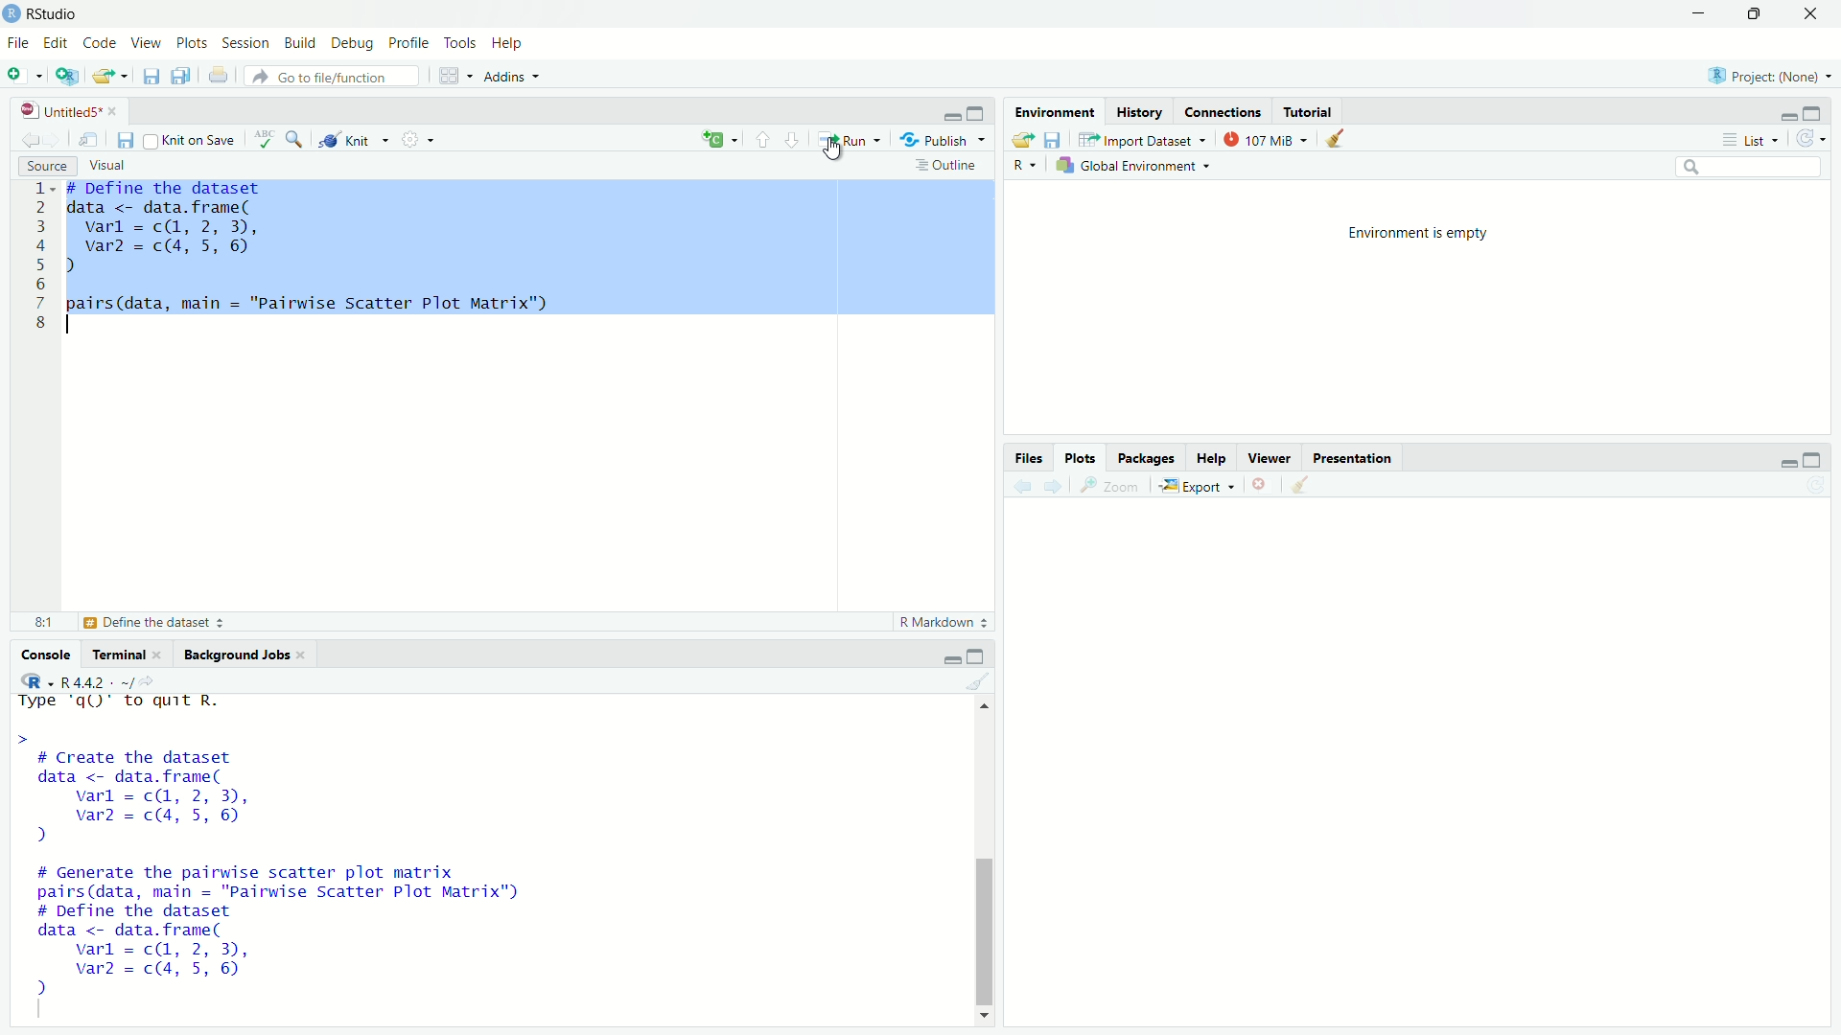 The image size is (1841, 1035). I want to click on 8:1, so click(45, 621).